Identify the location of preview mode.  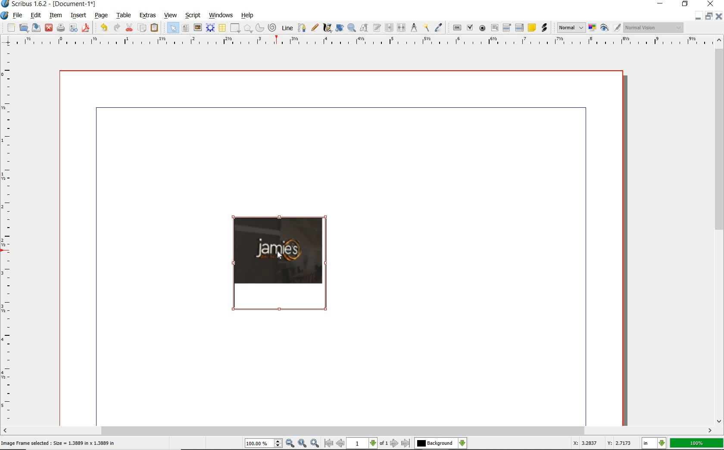
(610, 28).